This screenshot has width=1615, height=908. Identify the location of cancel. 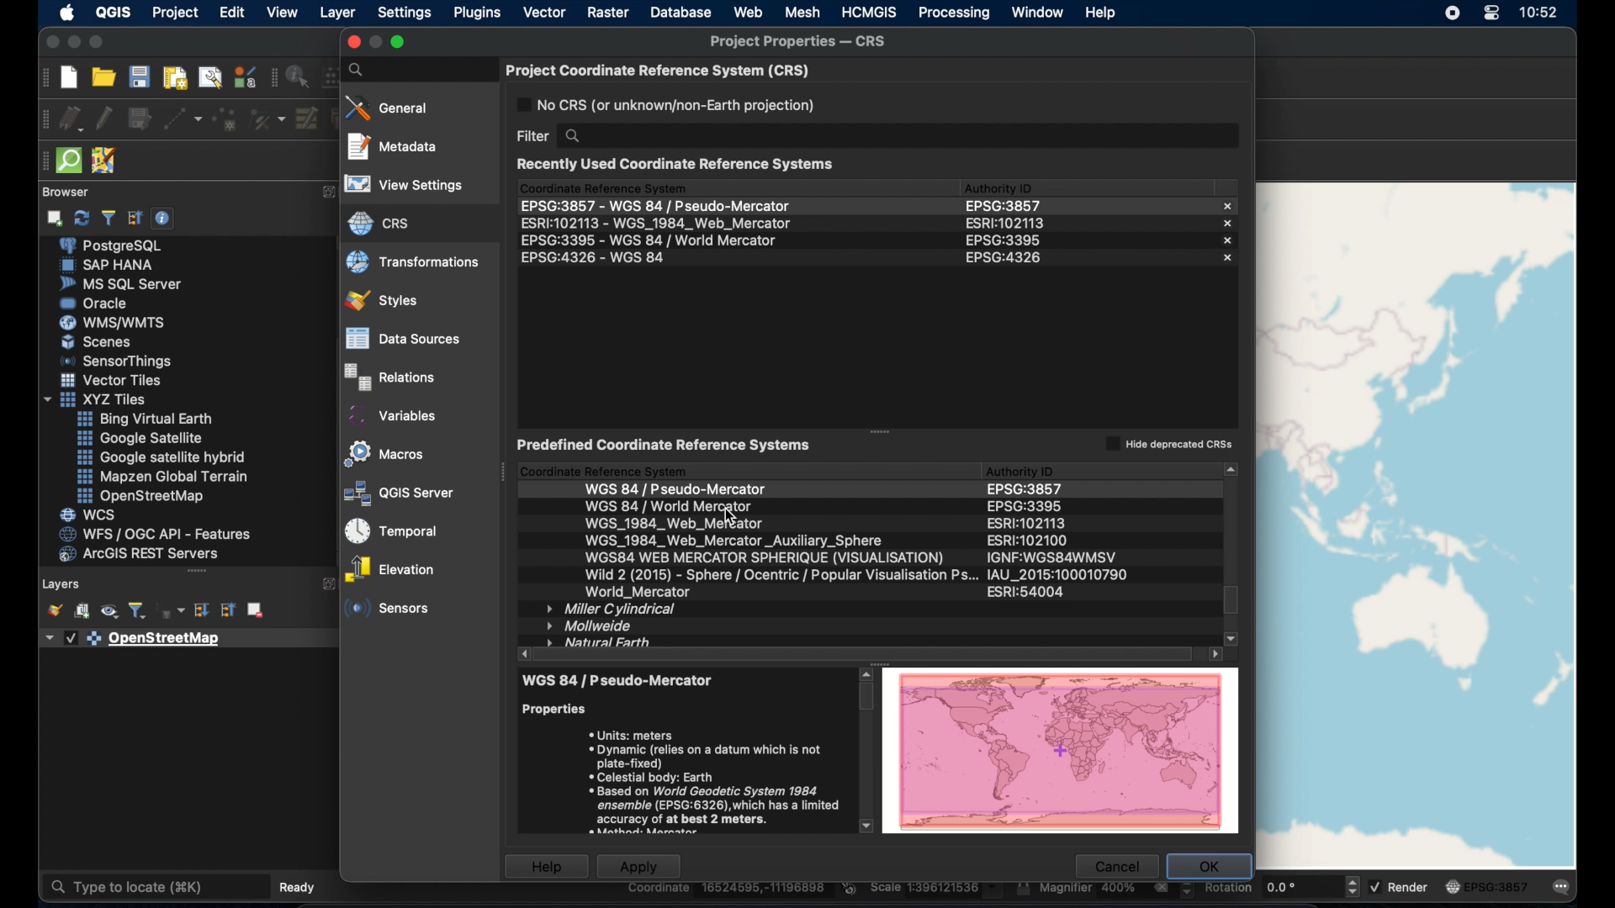
(1117, 866).